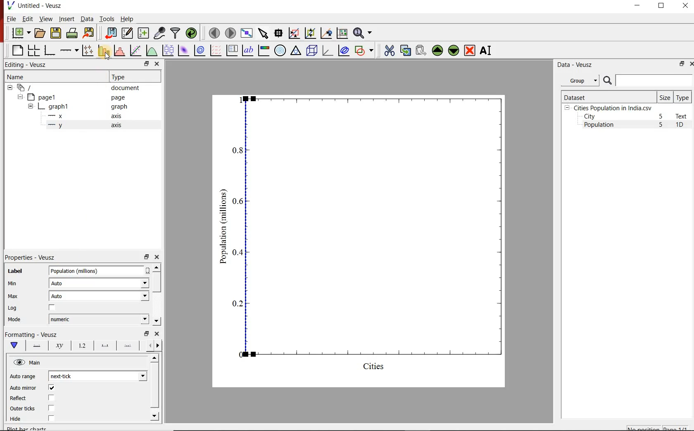 The image size is (694, 431). Describe the element at coordinates (17, 51) in the screenshot. I see `blank page` at that location.